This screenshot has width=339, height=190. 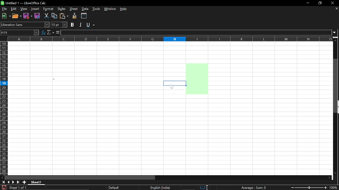 What do you see at coordinates (5, 16) in the screenshot?
I see `New` at bounding box center [5, 16].